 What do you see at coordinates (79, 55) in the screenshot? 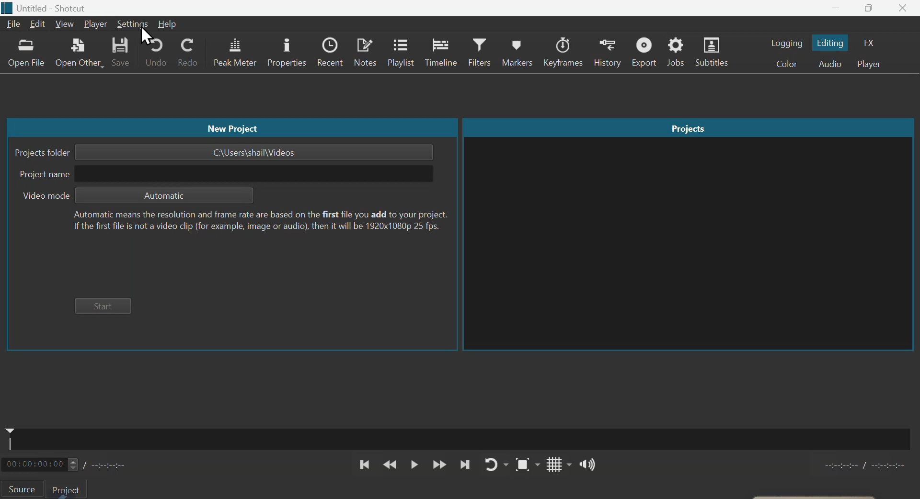
I see `Open another` at bounding box center [79, 55].